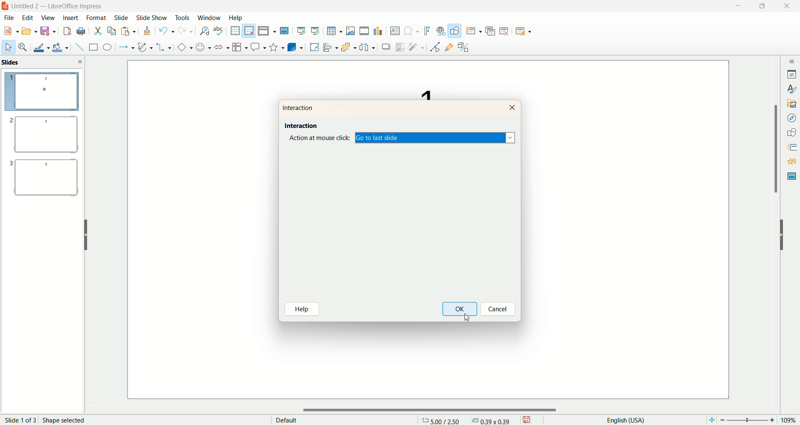 This screenshot has height=425, width=800. I want to click on callout shapes, so click(257, 47).